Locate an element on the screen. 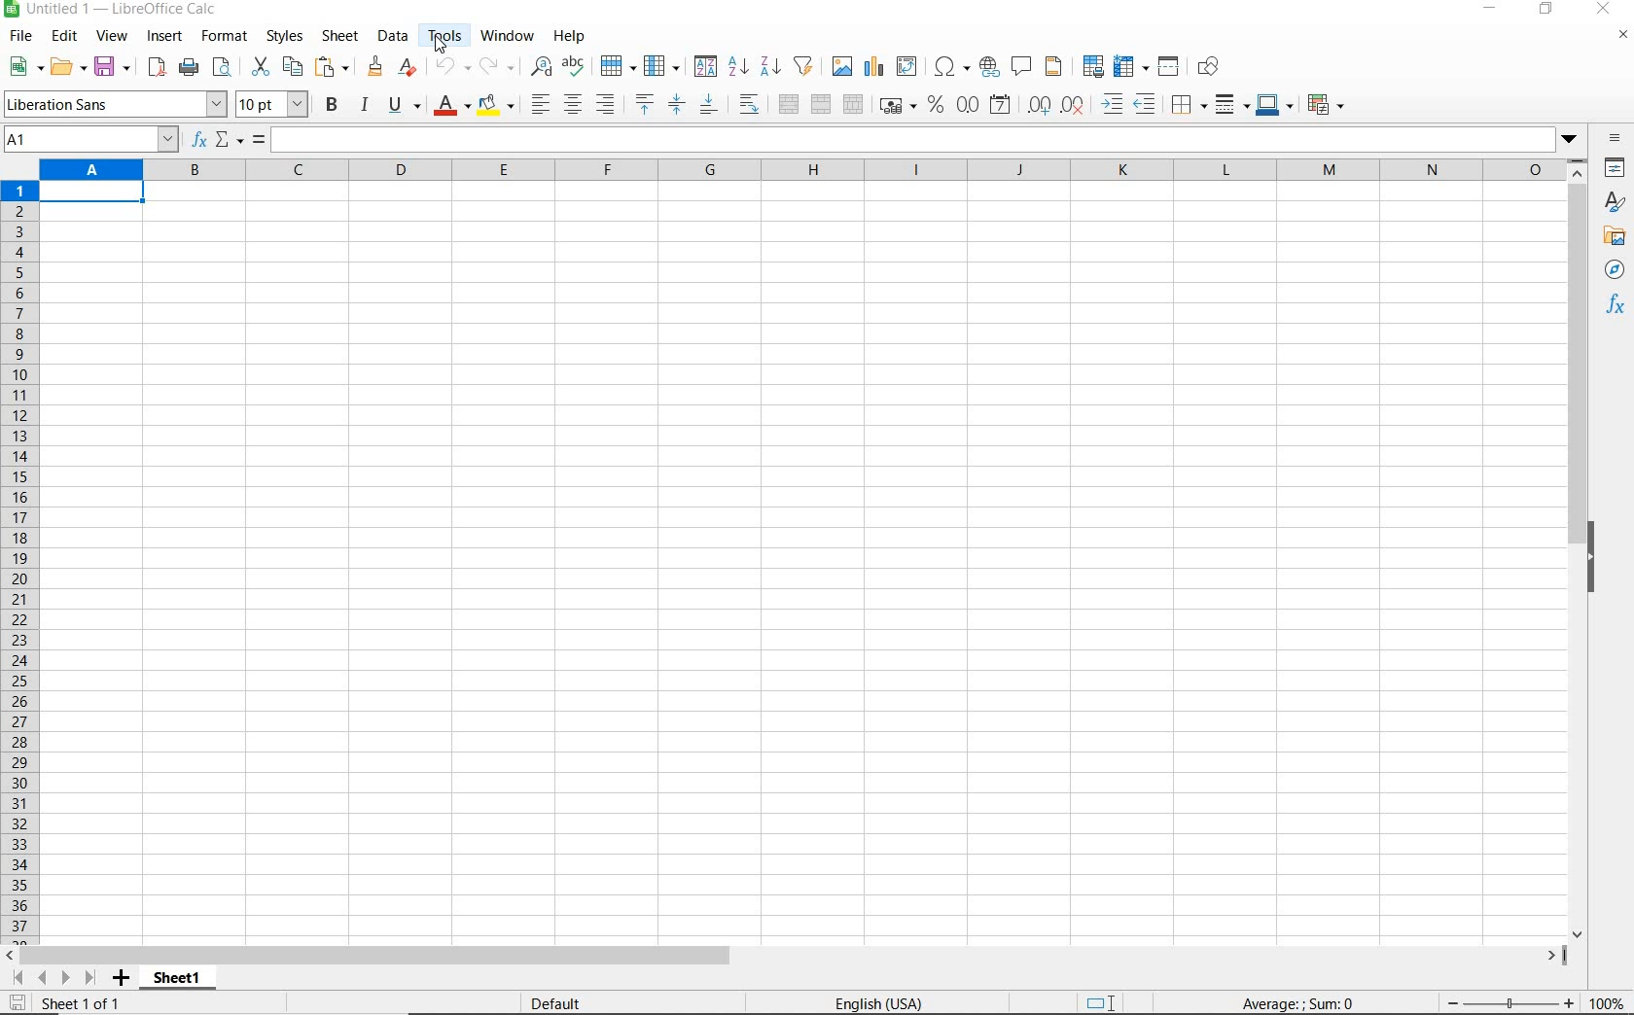 This screenshot has height=1015, width=1634. insert is located at coordinates (166, 36).